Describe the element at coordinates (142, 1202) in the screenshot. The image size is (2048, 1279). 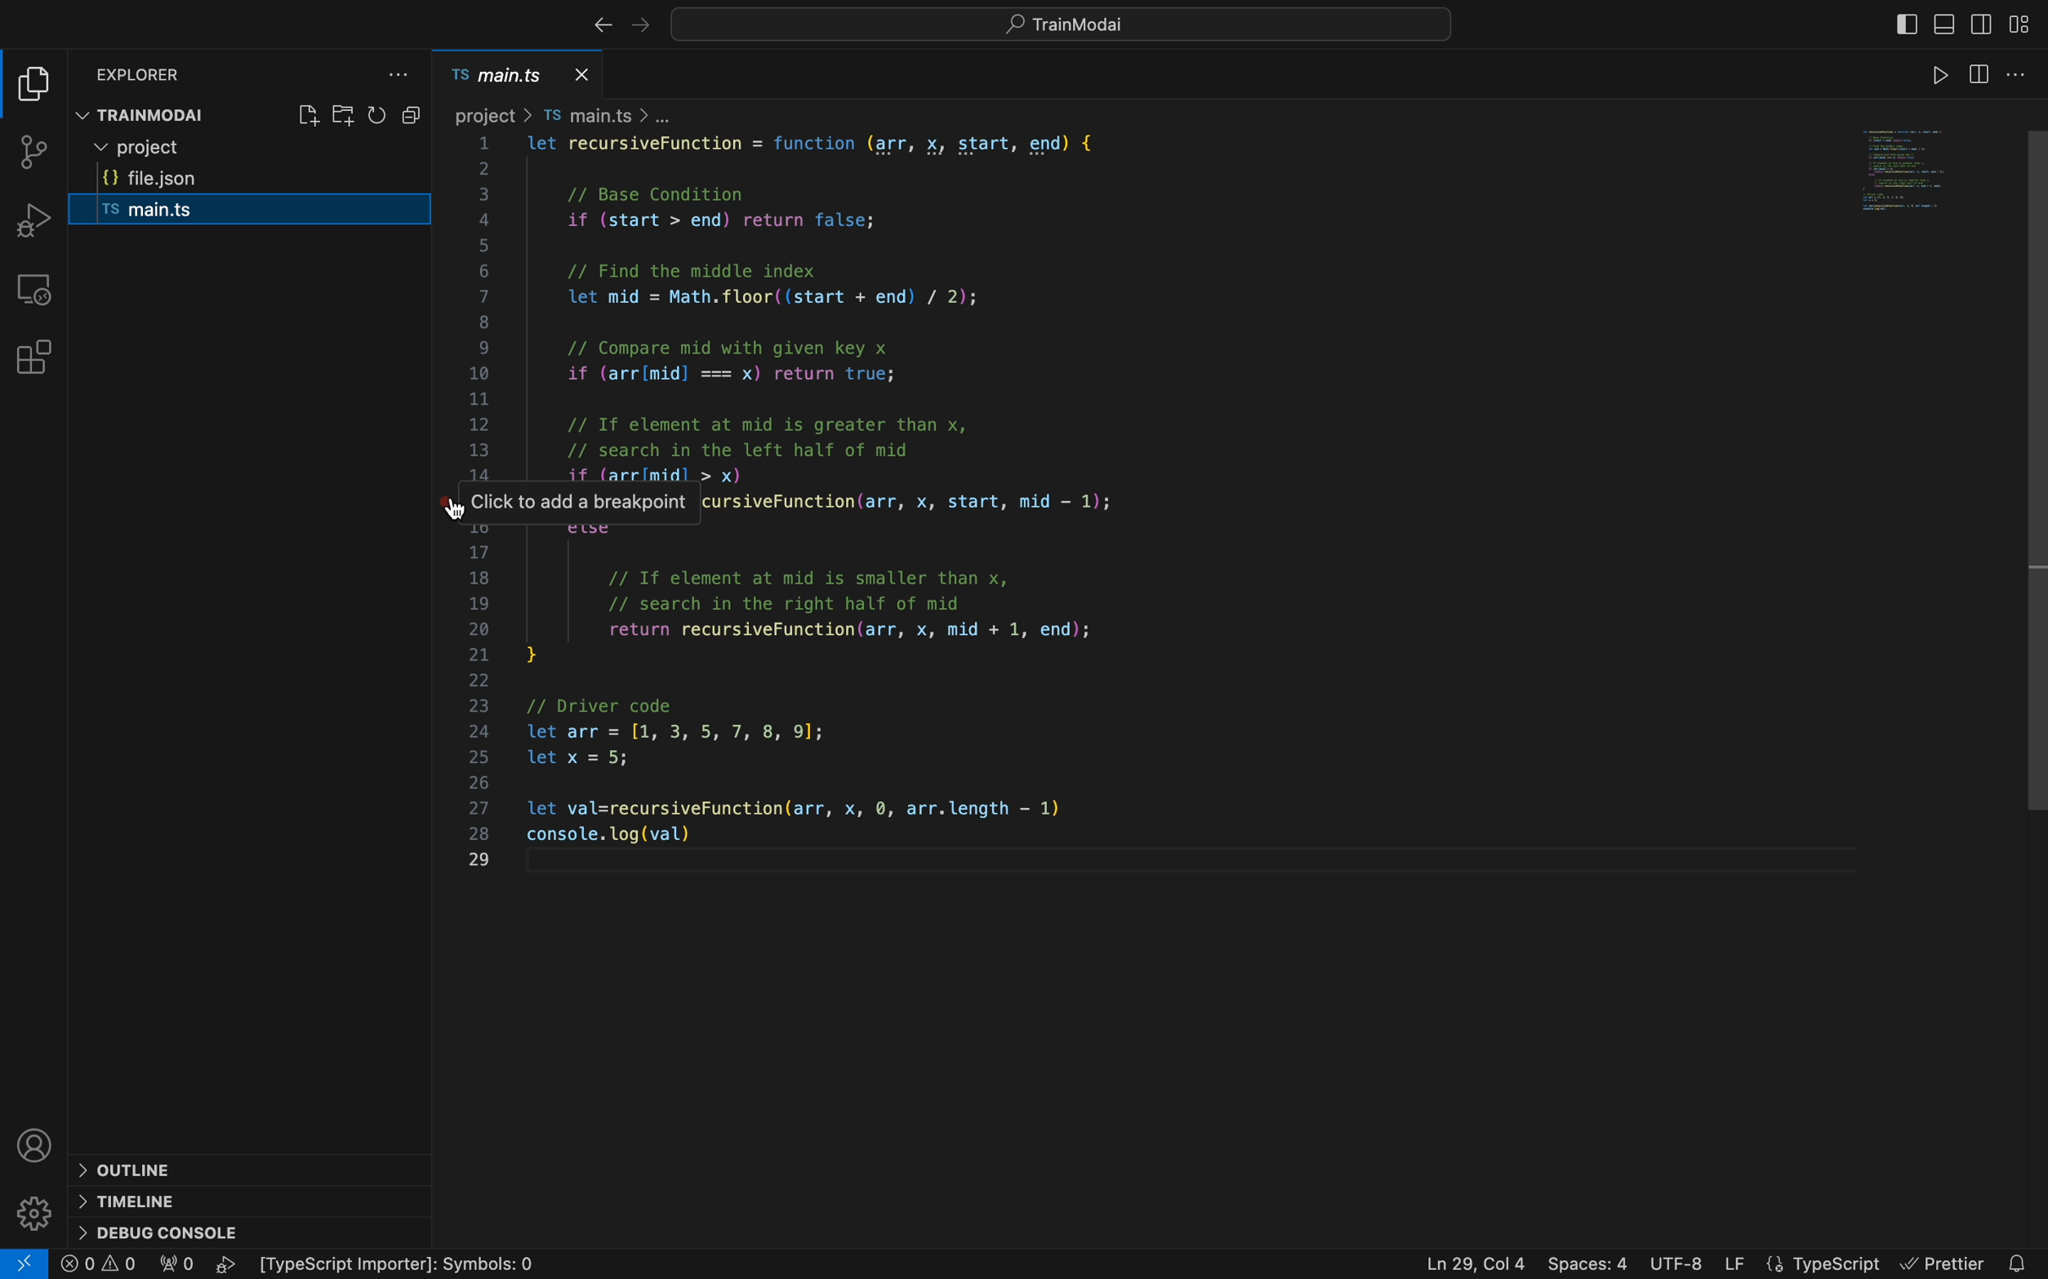
I see `timeline` at that location.